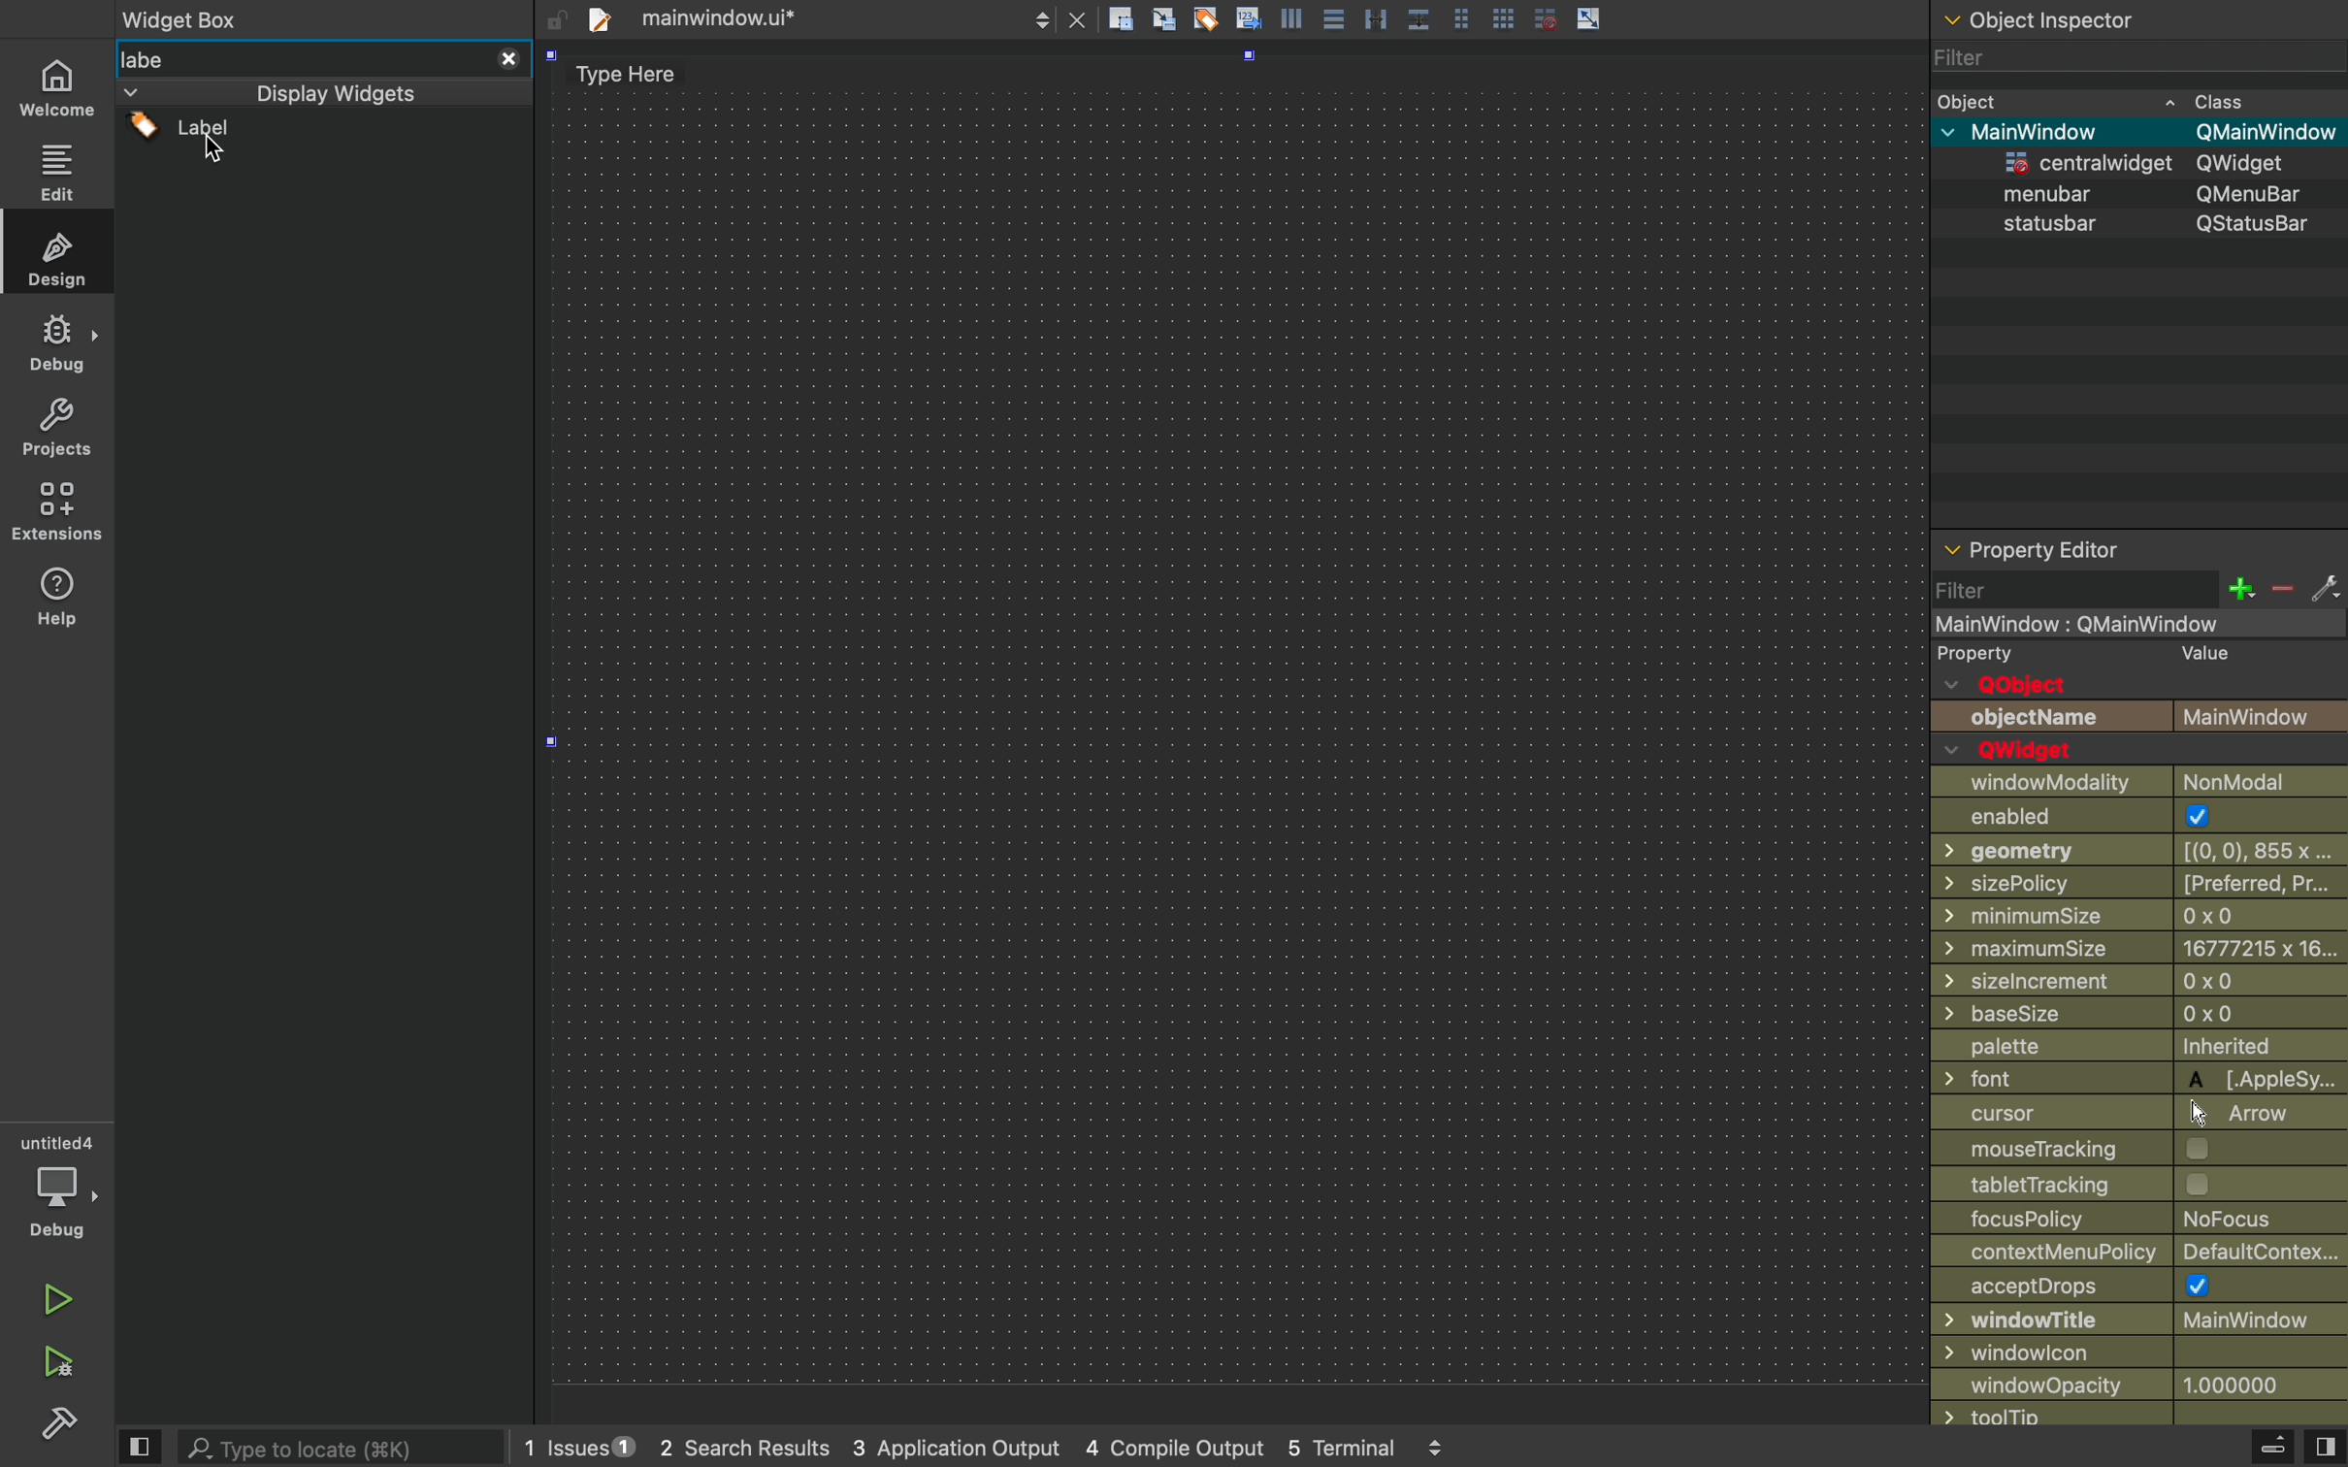 Image resolution: width=2348 pixels, height=1467 pixels. What do you see at coordinates (1506, 15) in the screenshot?
I see `grid` at bounding box center [1506, 15].